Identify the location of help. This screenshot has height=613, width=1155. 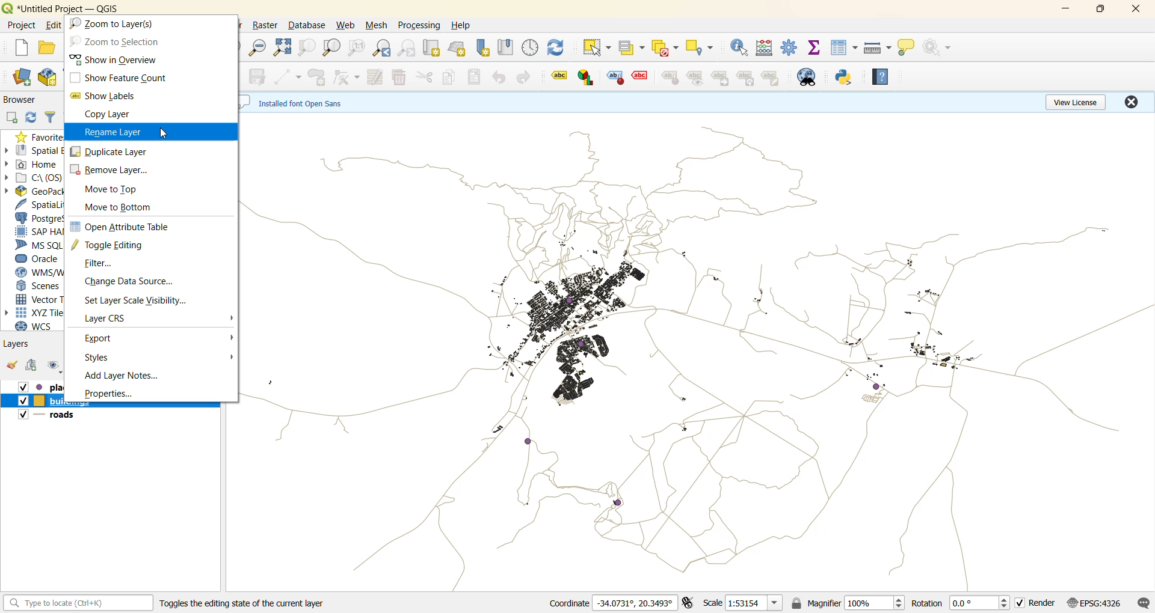
(461, 25).